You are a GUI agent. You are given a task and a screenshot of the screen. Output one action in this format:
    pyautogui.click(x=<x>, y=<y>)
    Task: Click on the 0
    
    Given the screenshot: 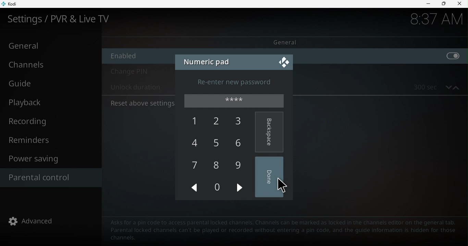 What is the action you would take?
    pyautogui.click(x=221, y=188)
    